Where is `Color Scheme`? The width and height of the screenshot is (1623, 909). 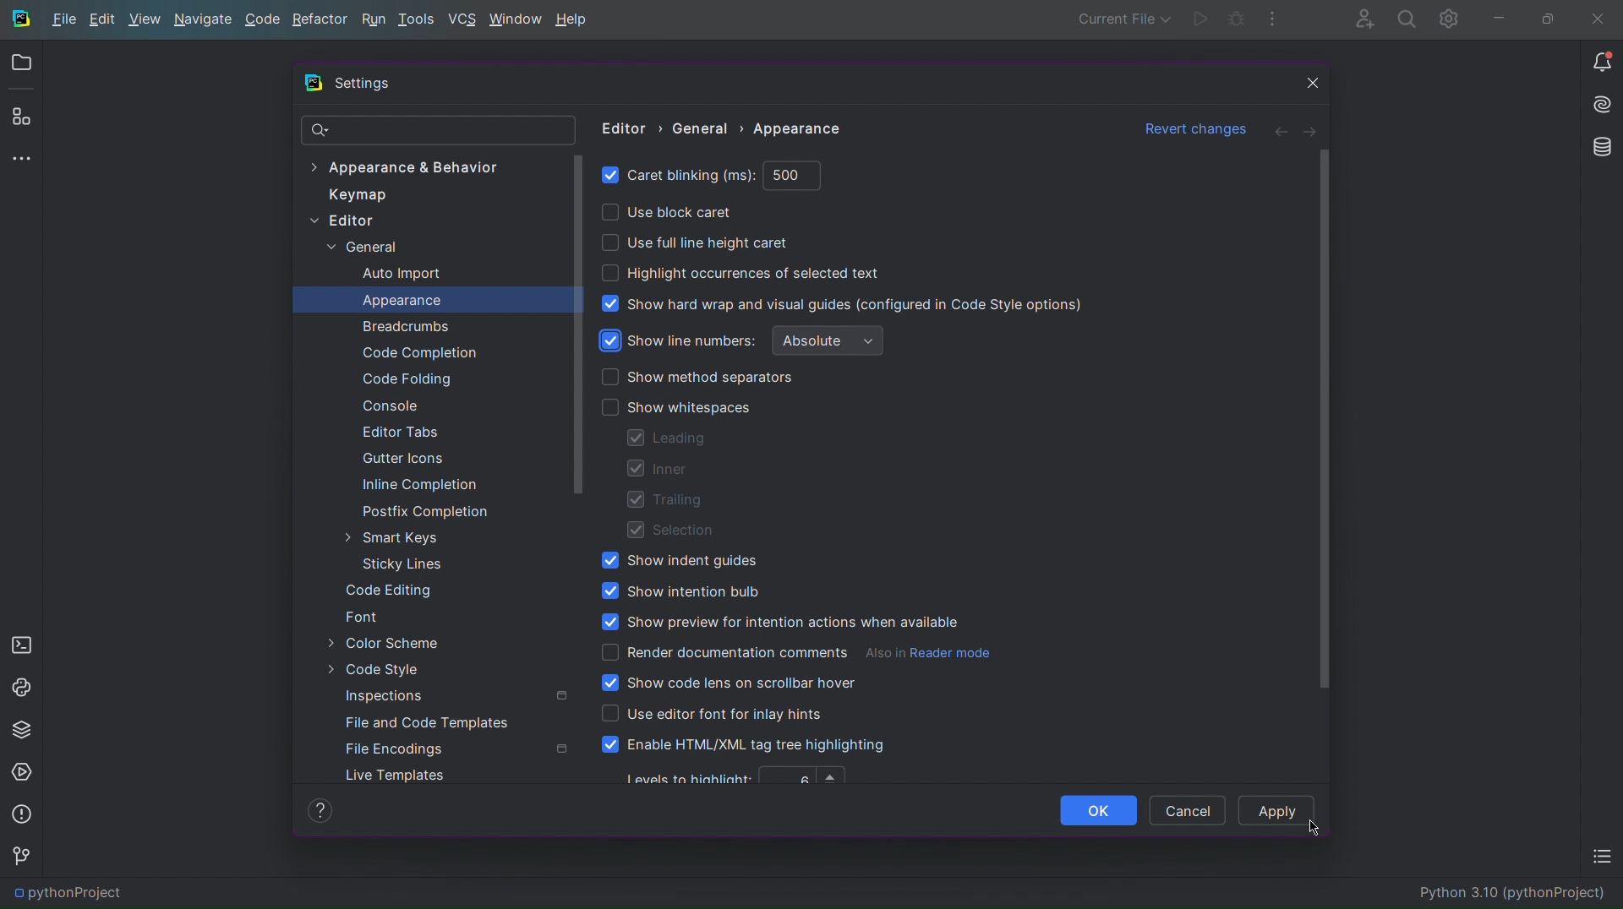
Color Scheme is located at coordinates (392, 644).